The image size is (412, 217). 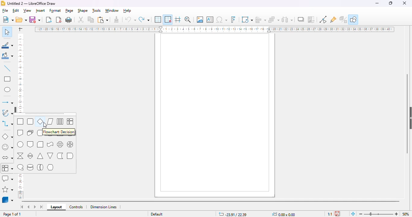 I want to click on flowchart: internal storage, so click(x=71, y=121).